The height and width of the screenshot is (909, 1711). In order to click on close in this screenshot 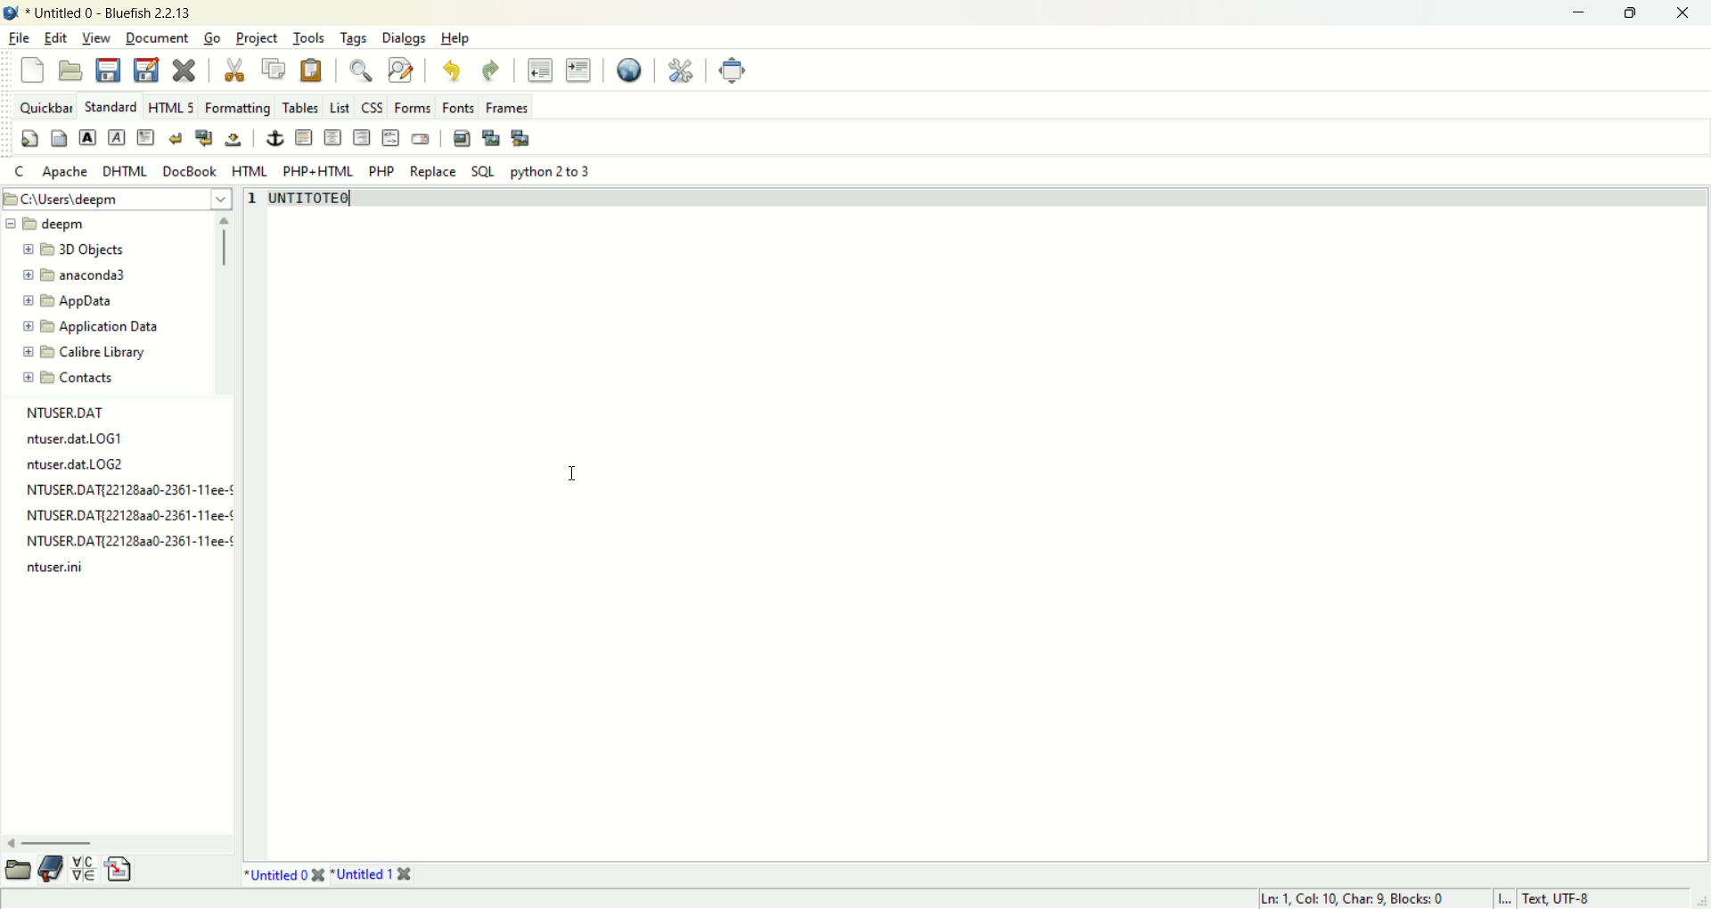, I will do `click(1688, 13)`.